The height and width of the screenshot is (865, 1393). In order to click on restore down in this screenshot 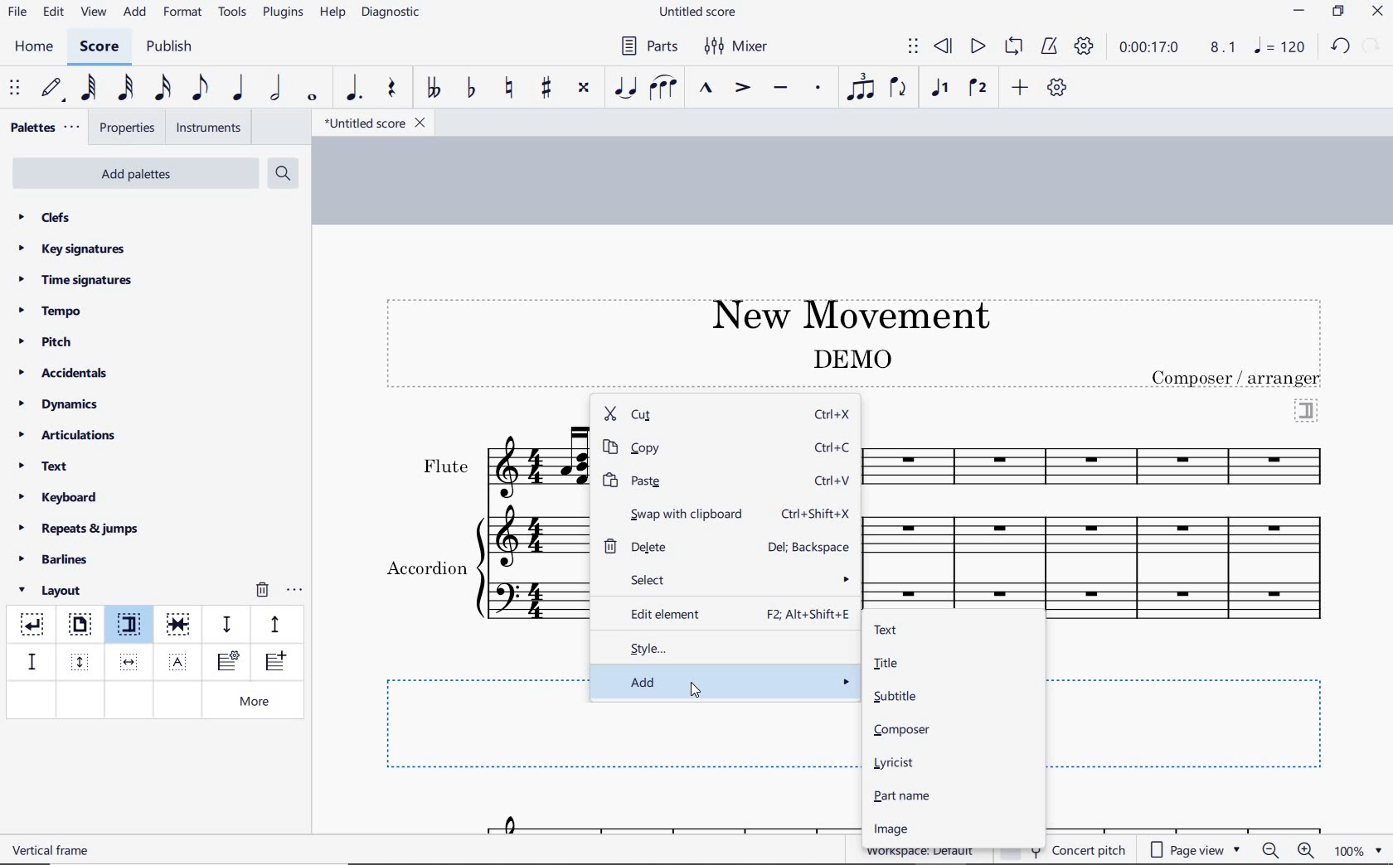, I will do `click(1339, 12)`.